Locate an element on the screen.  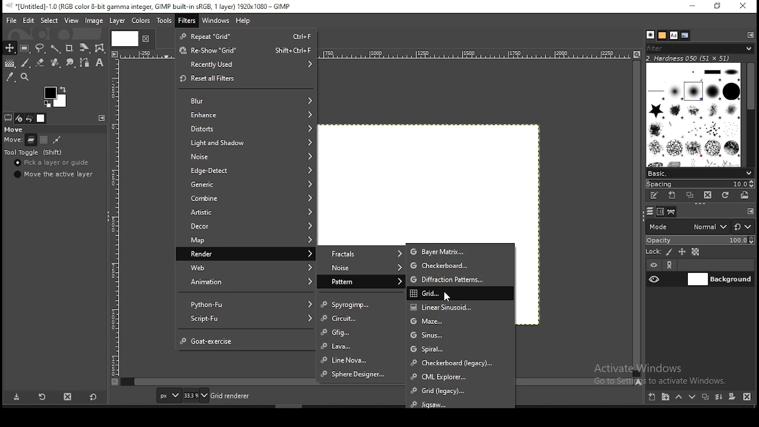
layer is located at coordinates (720, 279).